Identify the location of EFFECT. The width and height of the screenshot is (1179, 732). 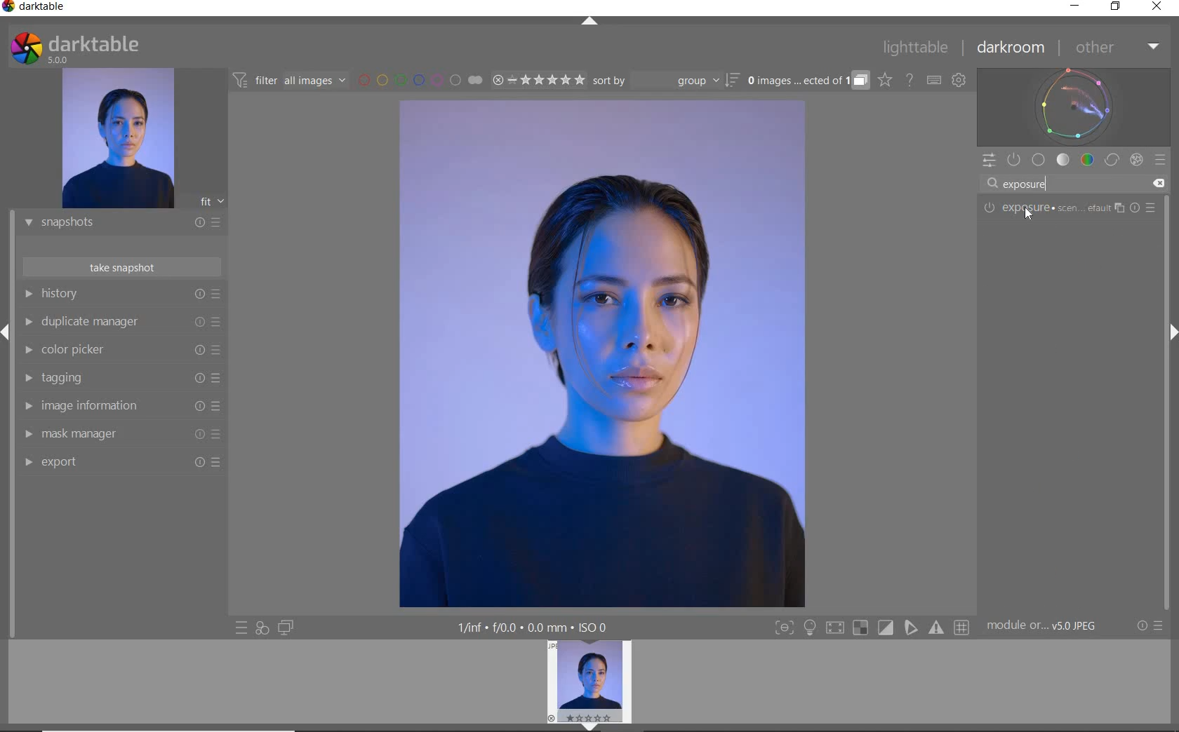
(1136, 159).